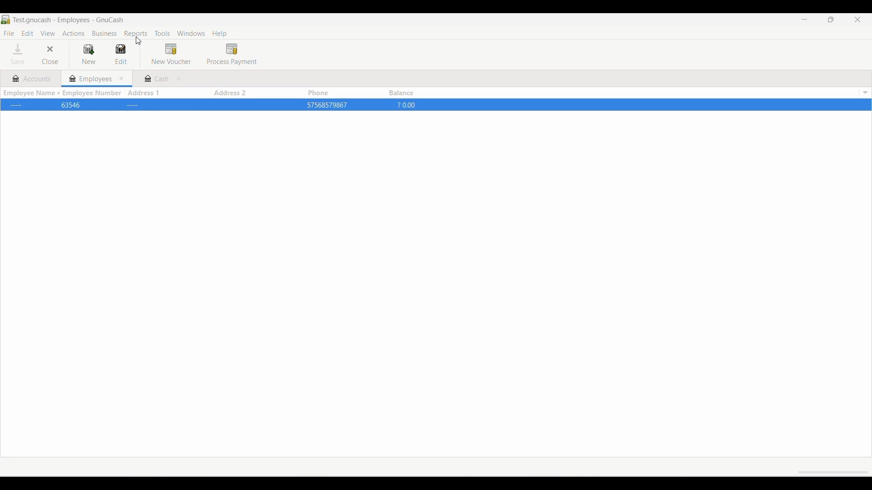  Describe the element at coordinates (135, 34) in the screenshot. I see `Reports` at that location.